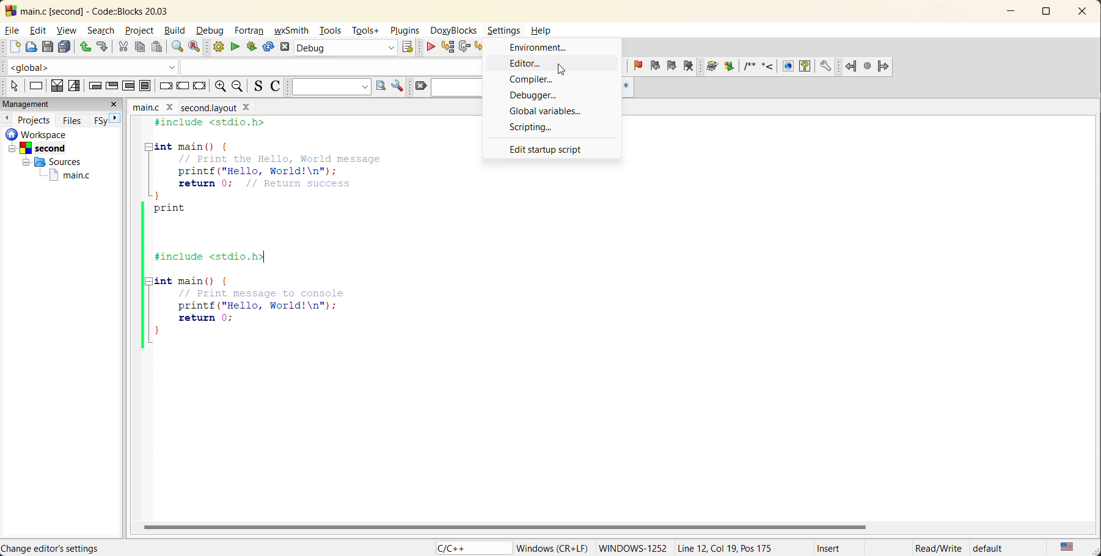 This screenshot has height=556, width=1101. Describe the element at coordinates (1047, 13) in the screenshot. I see `maximize` at that location.